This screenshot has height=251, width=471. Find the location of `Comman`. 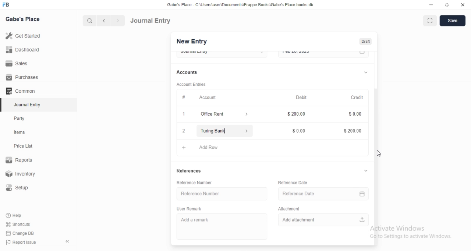

Comman is located at coordinates (18, 91).